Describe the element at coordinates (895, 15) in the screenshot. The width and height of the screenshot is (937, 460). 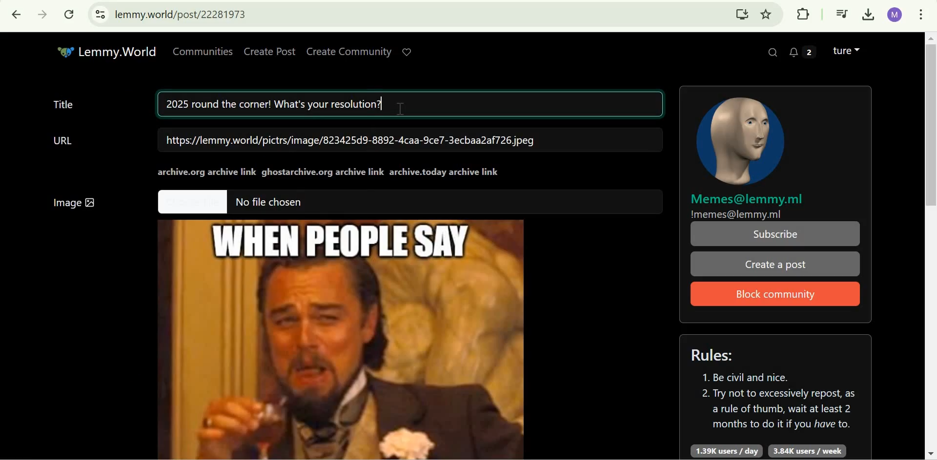
I see `Google account` at that location.